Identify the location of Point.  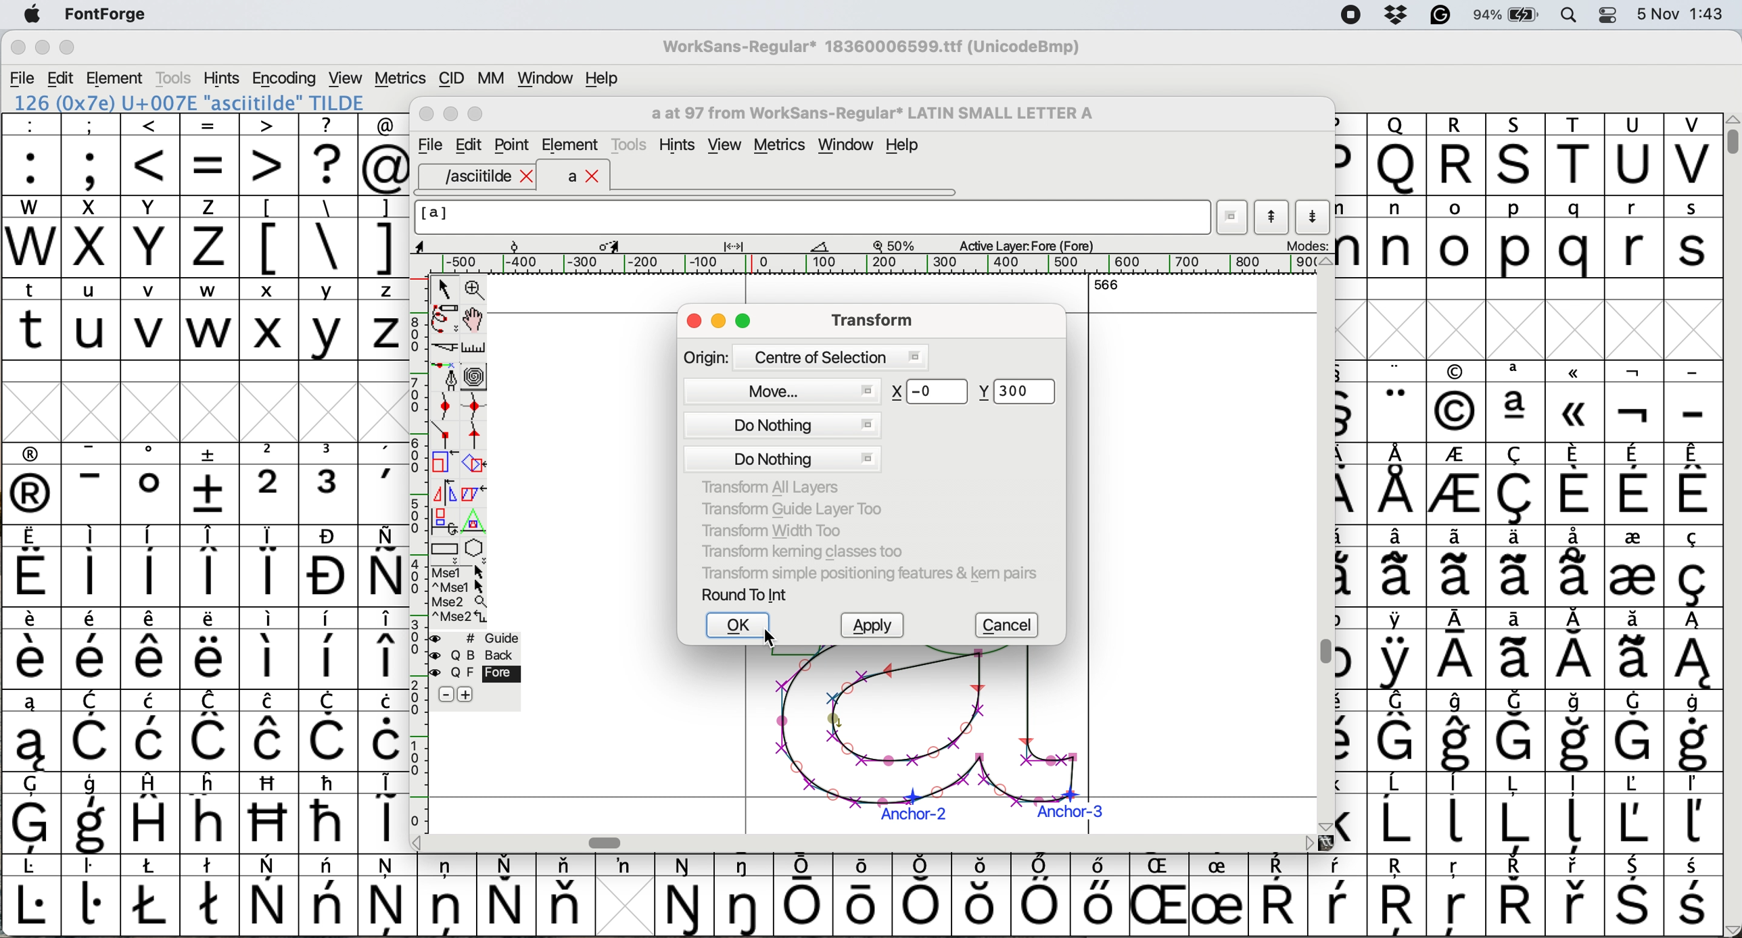
(513, 147).